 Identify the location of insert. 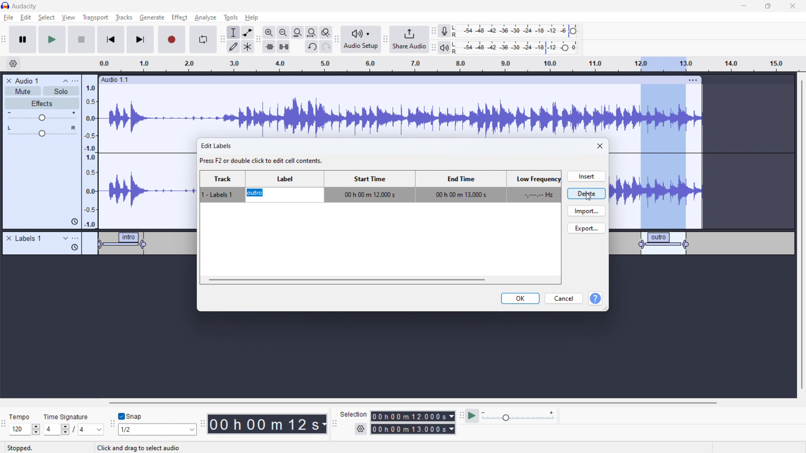
(586, 176).